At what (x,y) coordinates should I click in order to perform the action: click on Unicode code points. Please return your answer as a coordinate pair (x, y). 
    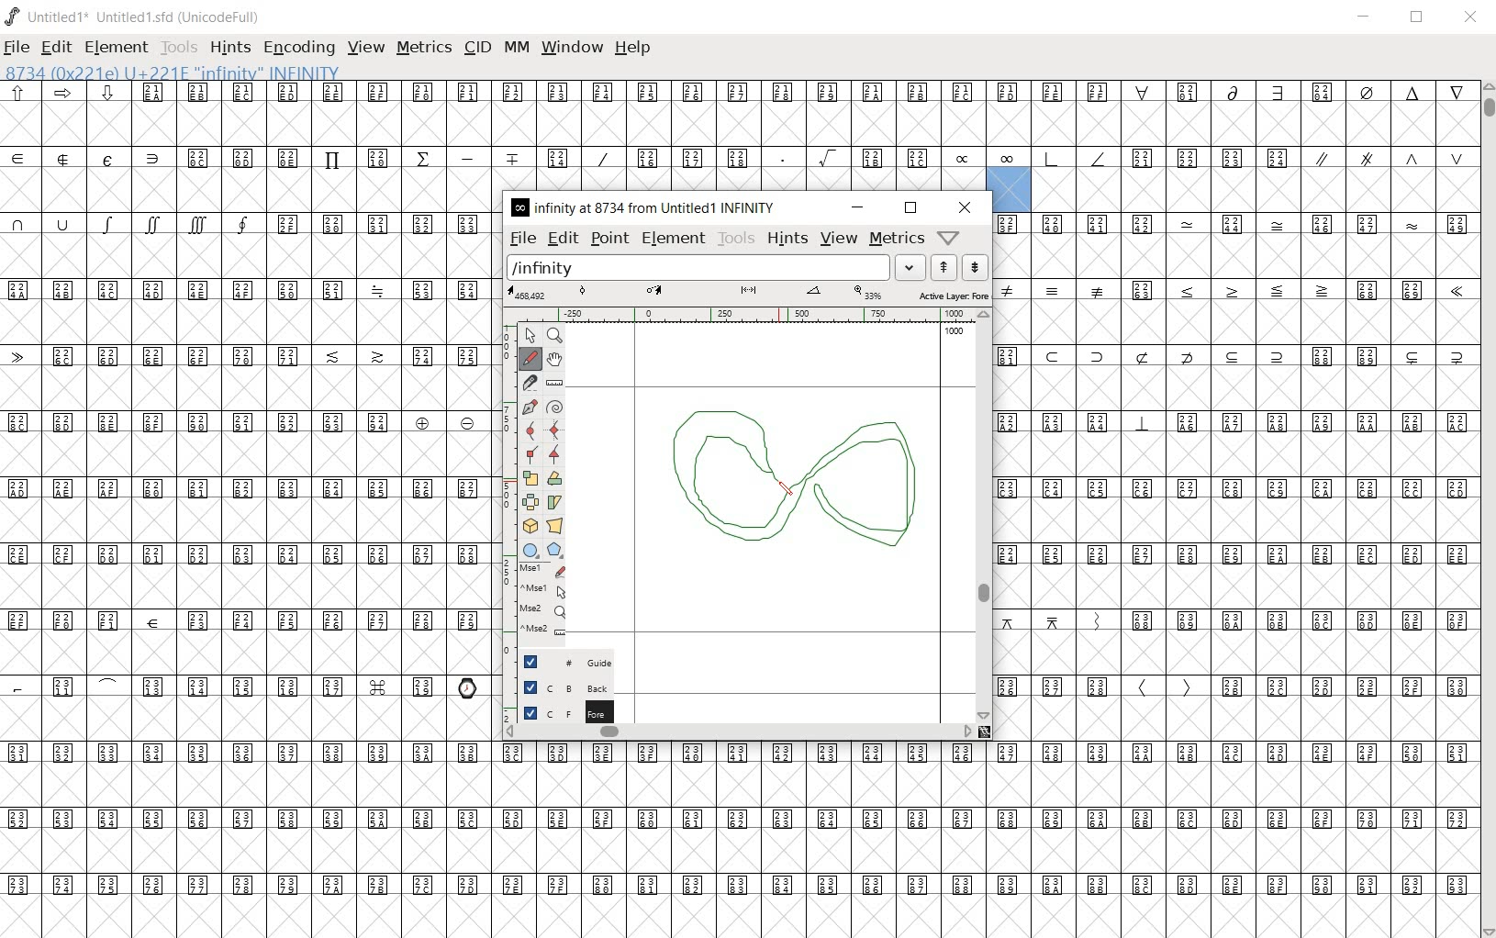
    Looking at the image, I should click on (1147, 290).